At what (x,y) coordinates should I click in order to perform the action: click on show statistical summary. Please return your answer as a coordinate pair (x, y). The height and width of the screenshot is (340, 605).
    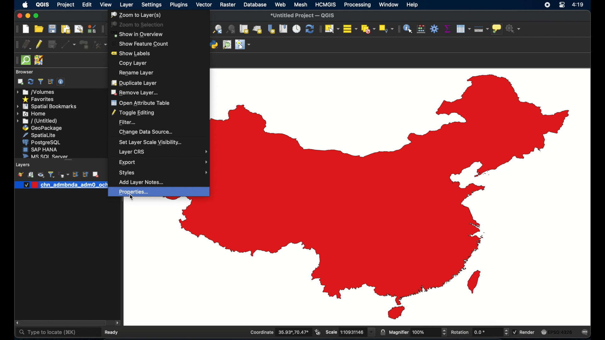
    Looking at the image, I should click on (447, 29).